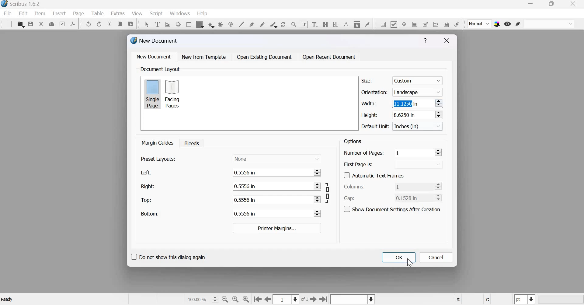 The image size is (584, 305). I want to click on zoom to 100 %, so click(236, 300).